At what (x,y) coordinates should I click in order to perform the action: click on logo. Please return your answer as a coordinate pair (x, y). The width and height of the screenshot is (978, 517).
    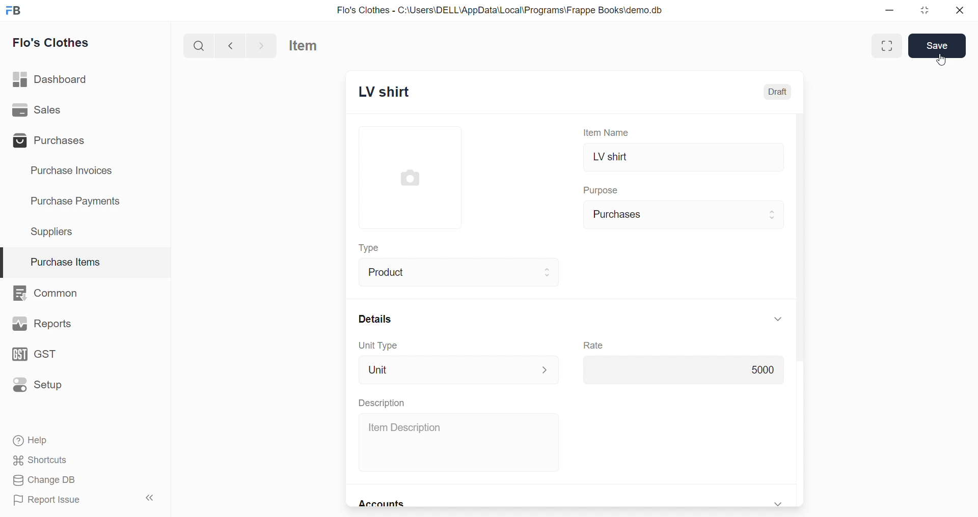
    Looking at the image, I should click on (13, 11).